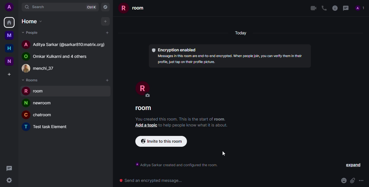  Describe the element at coordinates (9, 168) in the screenshot. I see `threads` at that location.